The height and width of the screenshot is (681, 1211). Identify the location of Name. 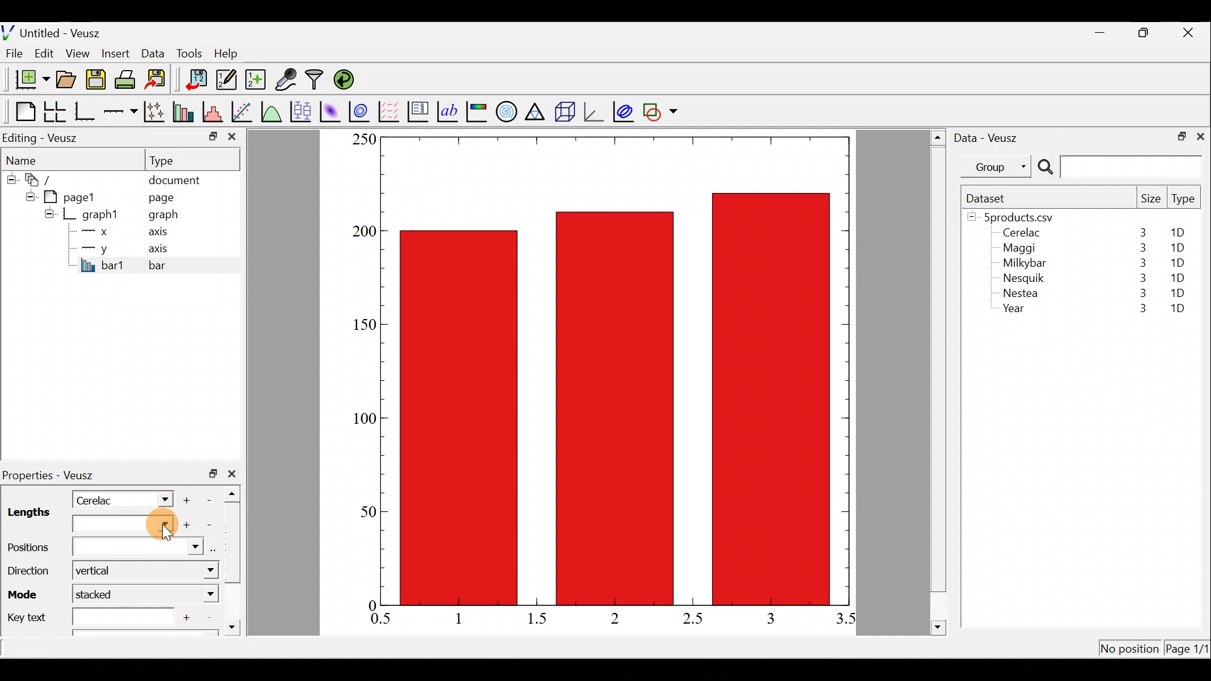
(29, 158).